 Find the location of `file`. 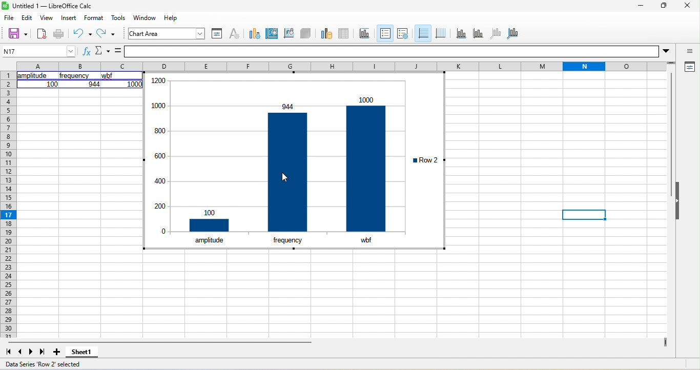

file is located at coordinates (11, 19).